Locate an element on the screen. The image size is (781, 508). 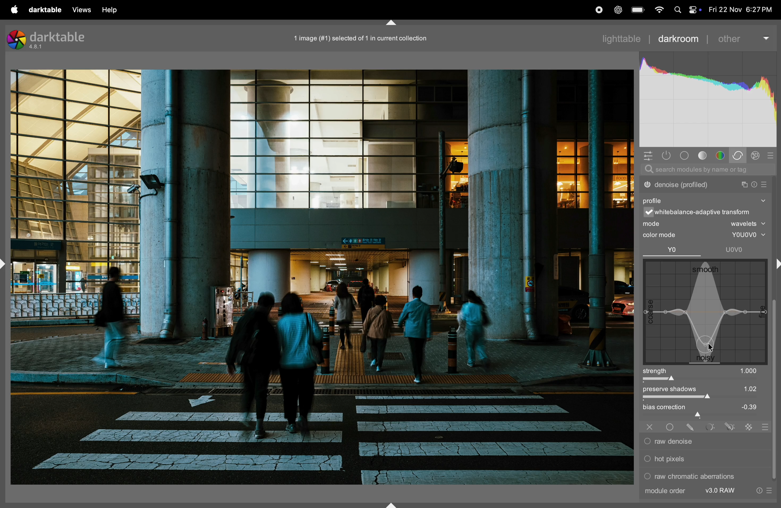
presets is located at coordinates (764, 184).